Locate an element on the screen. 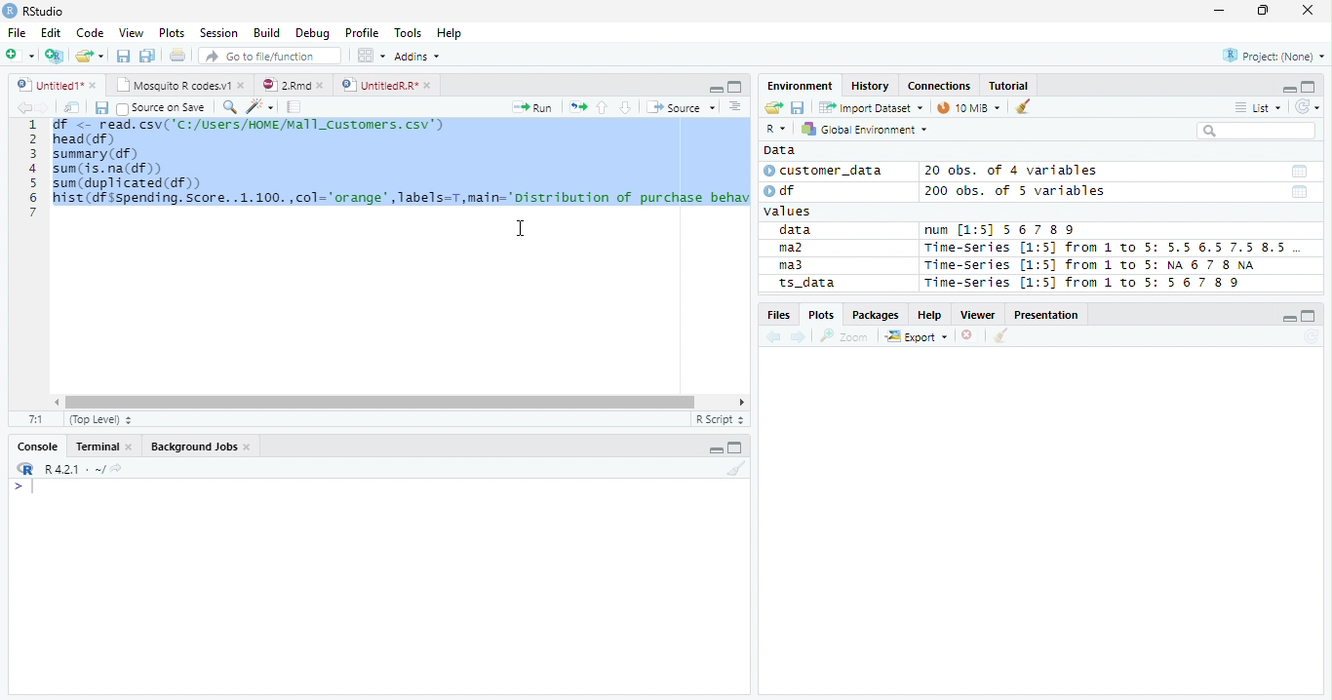 This screenshot has width=1332, height=700. Previous is located at coordinates (21, 107).